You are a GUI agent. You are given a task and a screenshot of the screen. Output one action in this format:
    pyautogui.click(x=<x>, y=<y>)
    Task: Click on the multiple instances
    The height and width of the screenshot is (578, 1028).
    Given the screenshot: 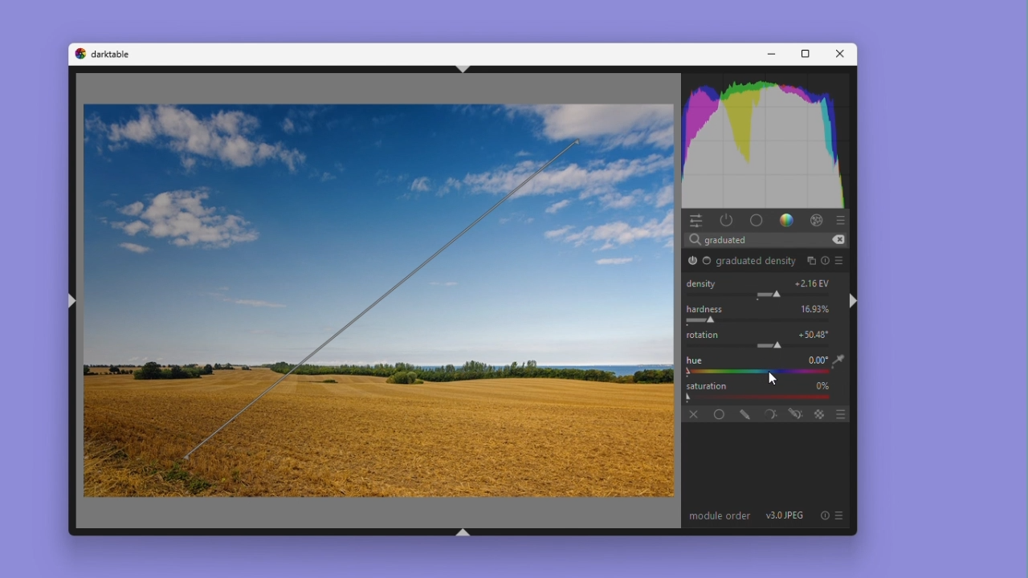 What is the action you would take?
    pyautogui.click(x=810, y=259)
    